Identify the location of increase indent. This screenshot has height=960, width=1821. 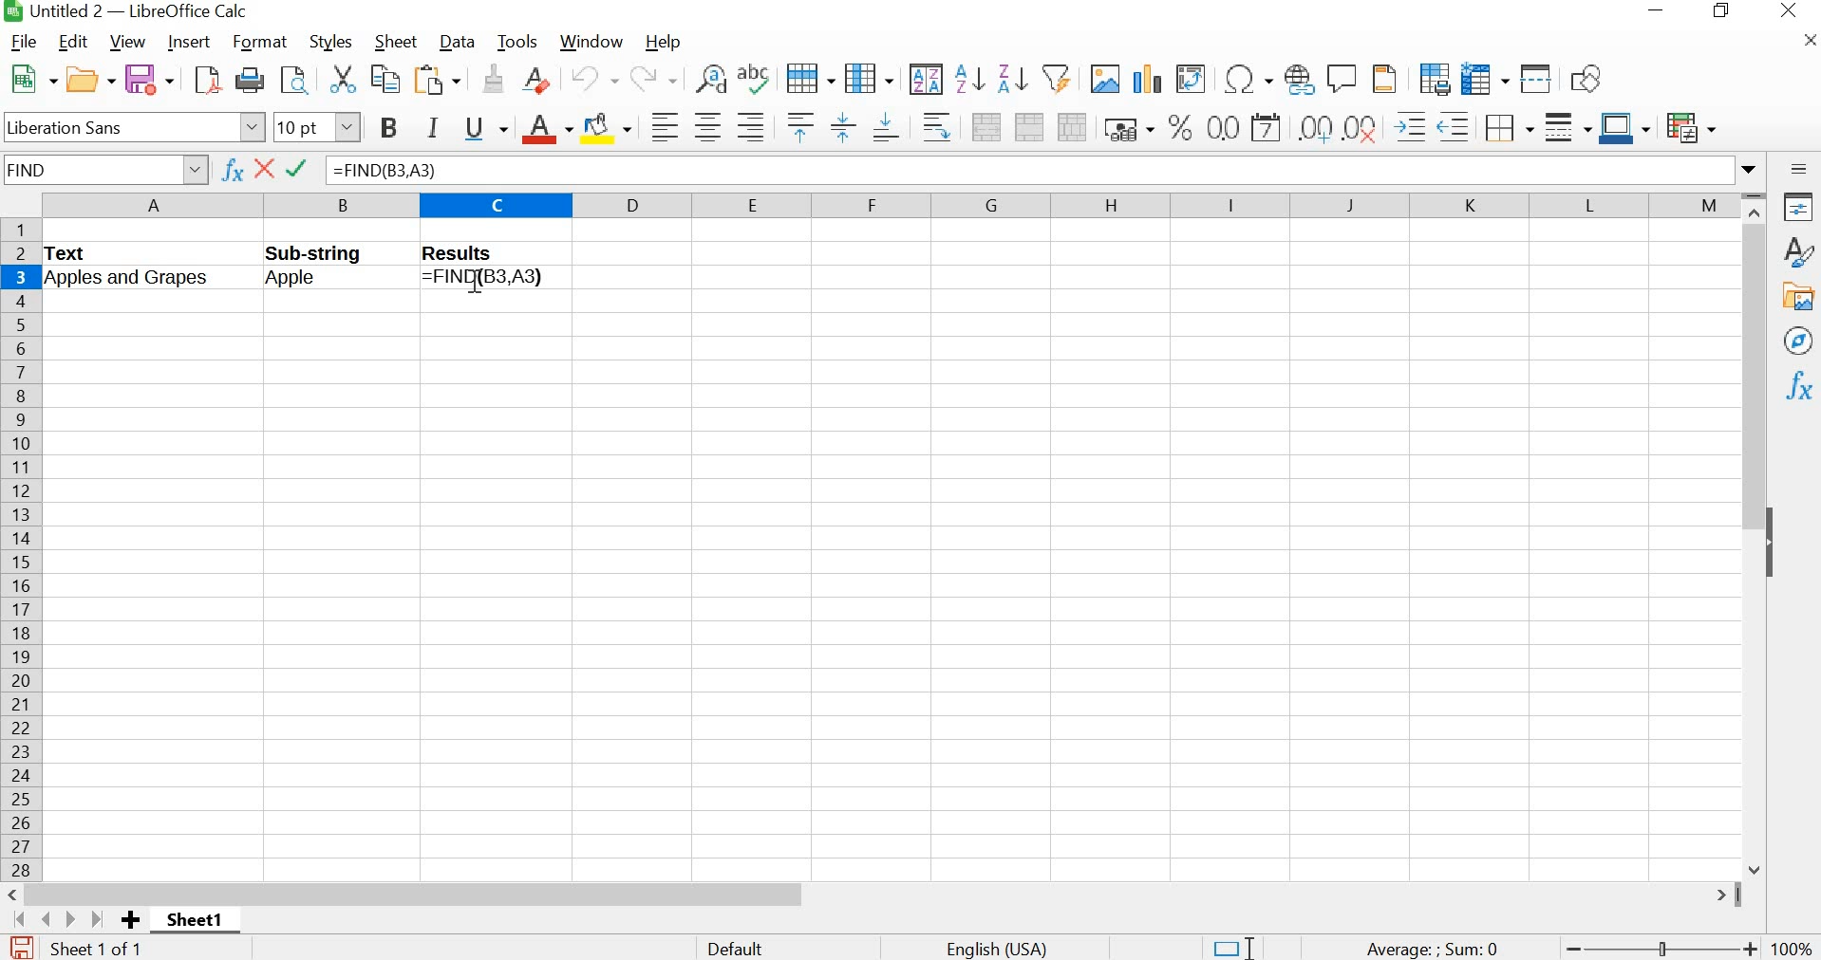
(1410, 125).